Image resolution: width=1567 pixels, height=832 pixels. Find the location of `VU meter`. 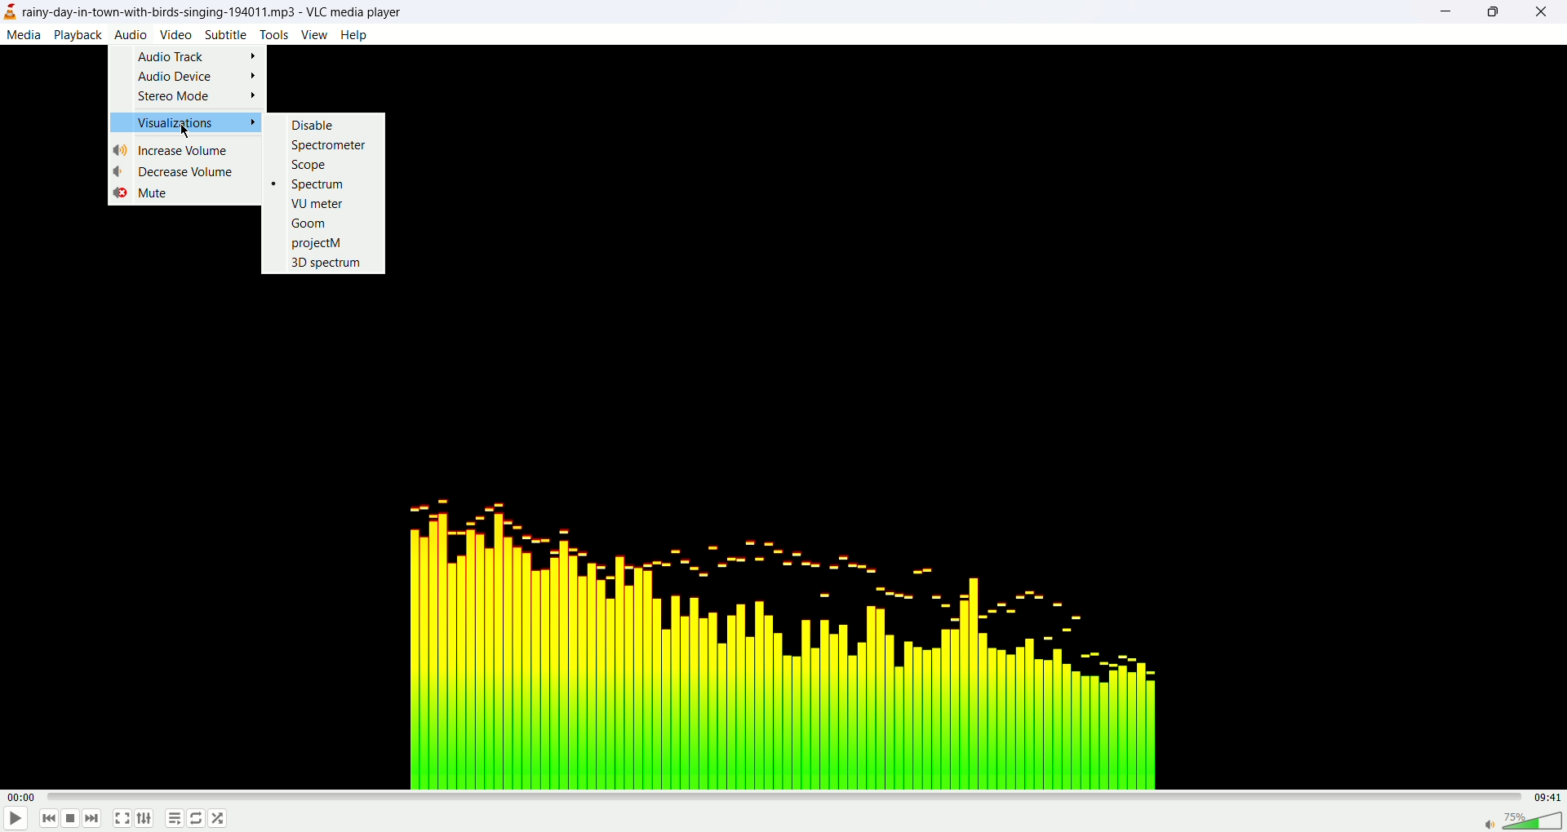

VU meter is located at coordinates (317, 203).